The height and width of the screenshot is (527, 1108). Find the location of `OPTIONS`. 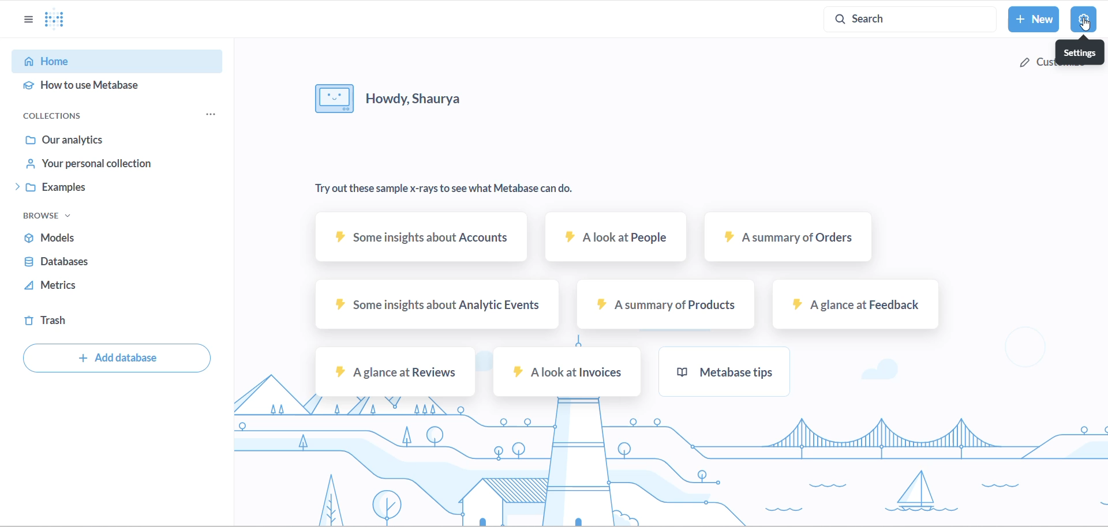

OPTIONS is located at coordinates (27, 18).